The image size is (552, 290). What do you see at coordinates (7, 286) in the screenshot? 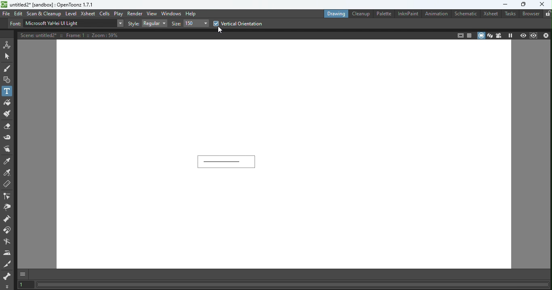
I see `More Tools` at bounding box center [7, 286].